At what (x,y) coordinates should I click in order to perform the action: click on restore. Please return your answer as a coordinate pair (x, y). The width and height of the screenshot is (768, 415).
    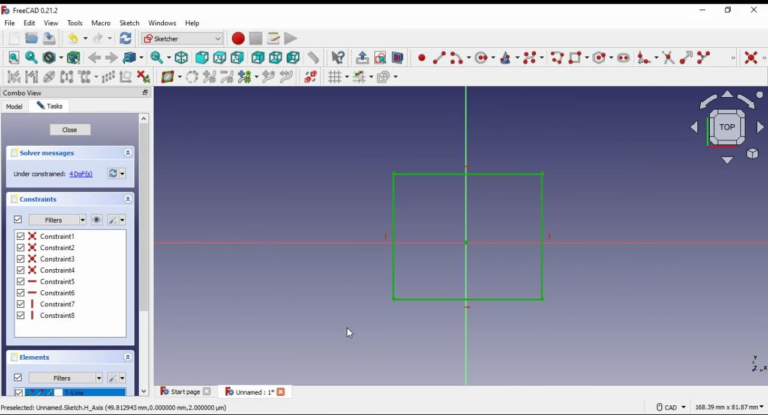
    Looking at the image, I should click on (730, 10).